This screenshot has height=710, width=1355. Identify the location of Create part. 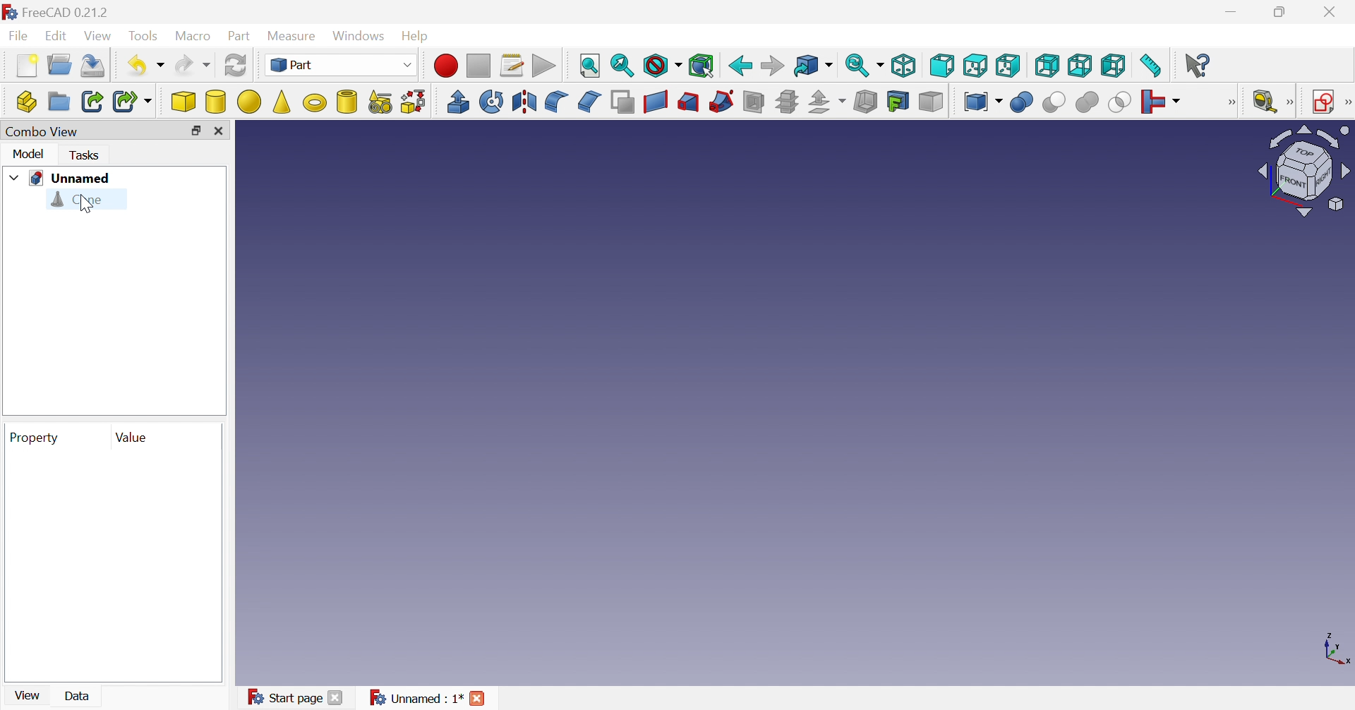
(26, 102).